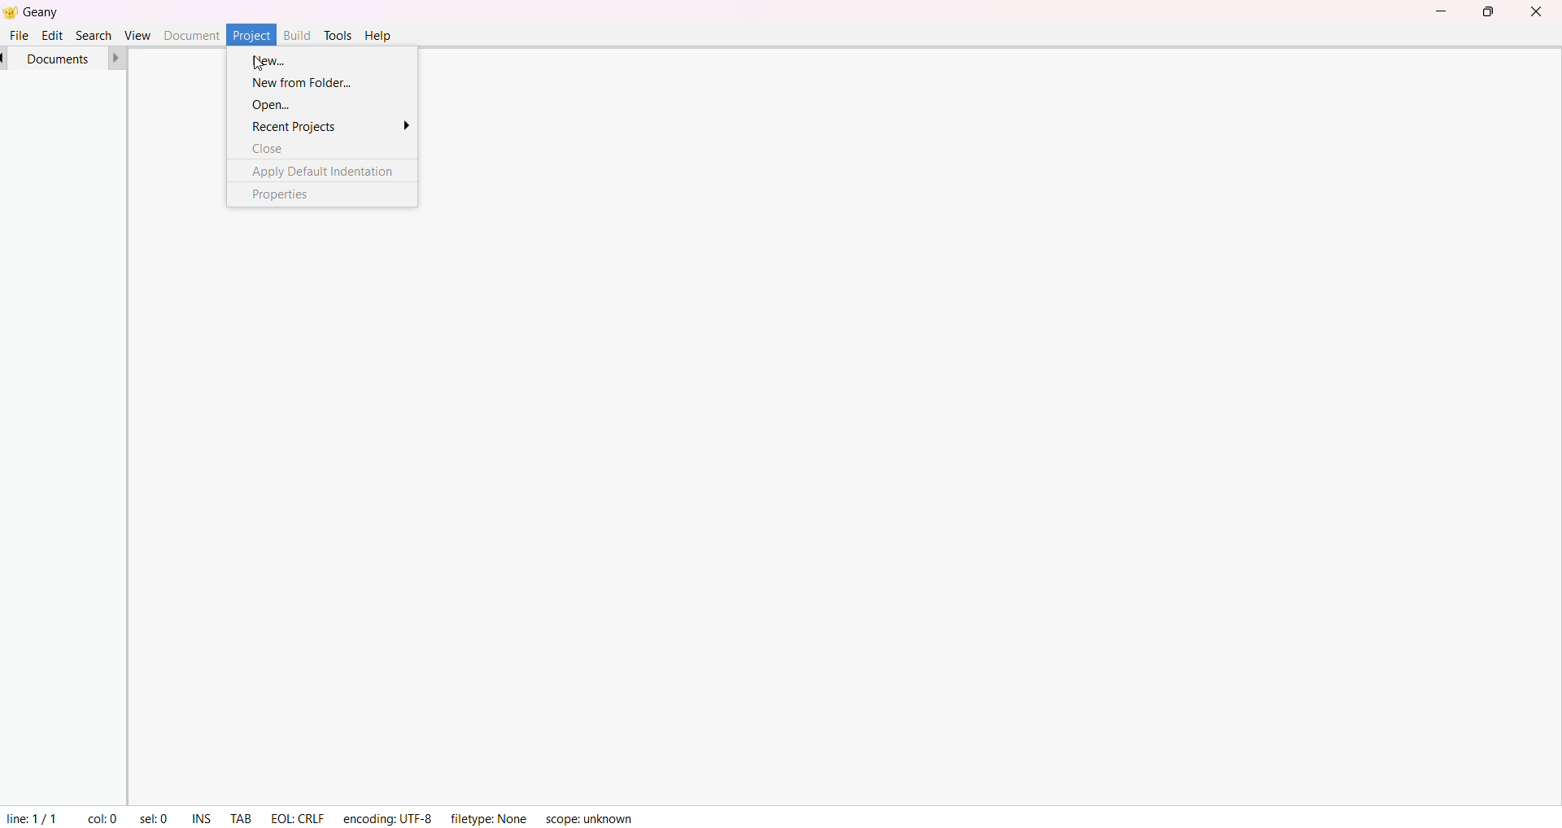 The image size is (1562, 828). I want to click on sel: 0, so click(152, 817).